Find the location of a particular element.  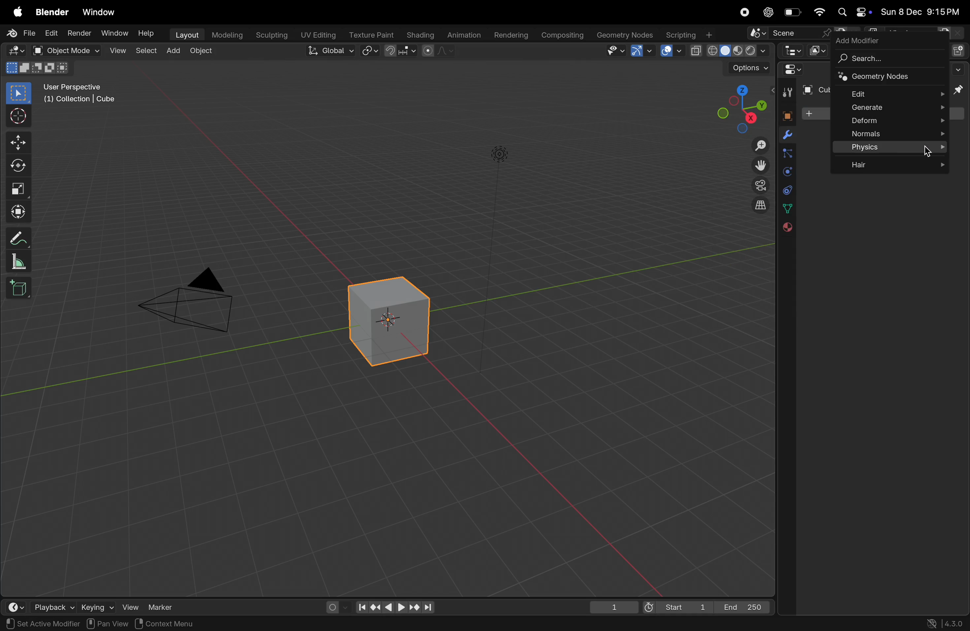

select cursor is located at coordinates (18, 118).